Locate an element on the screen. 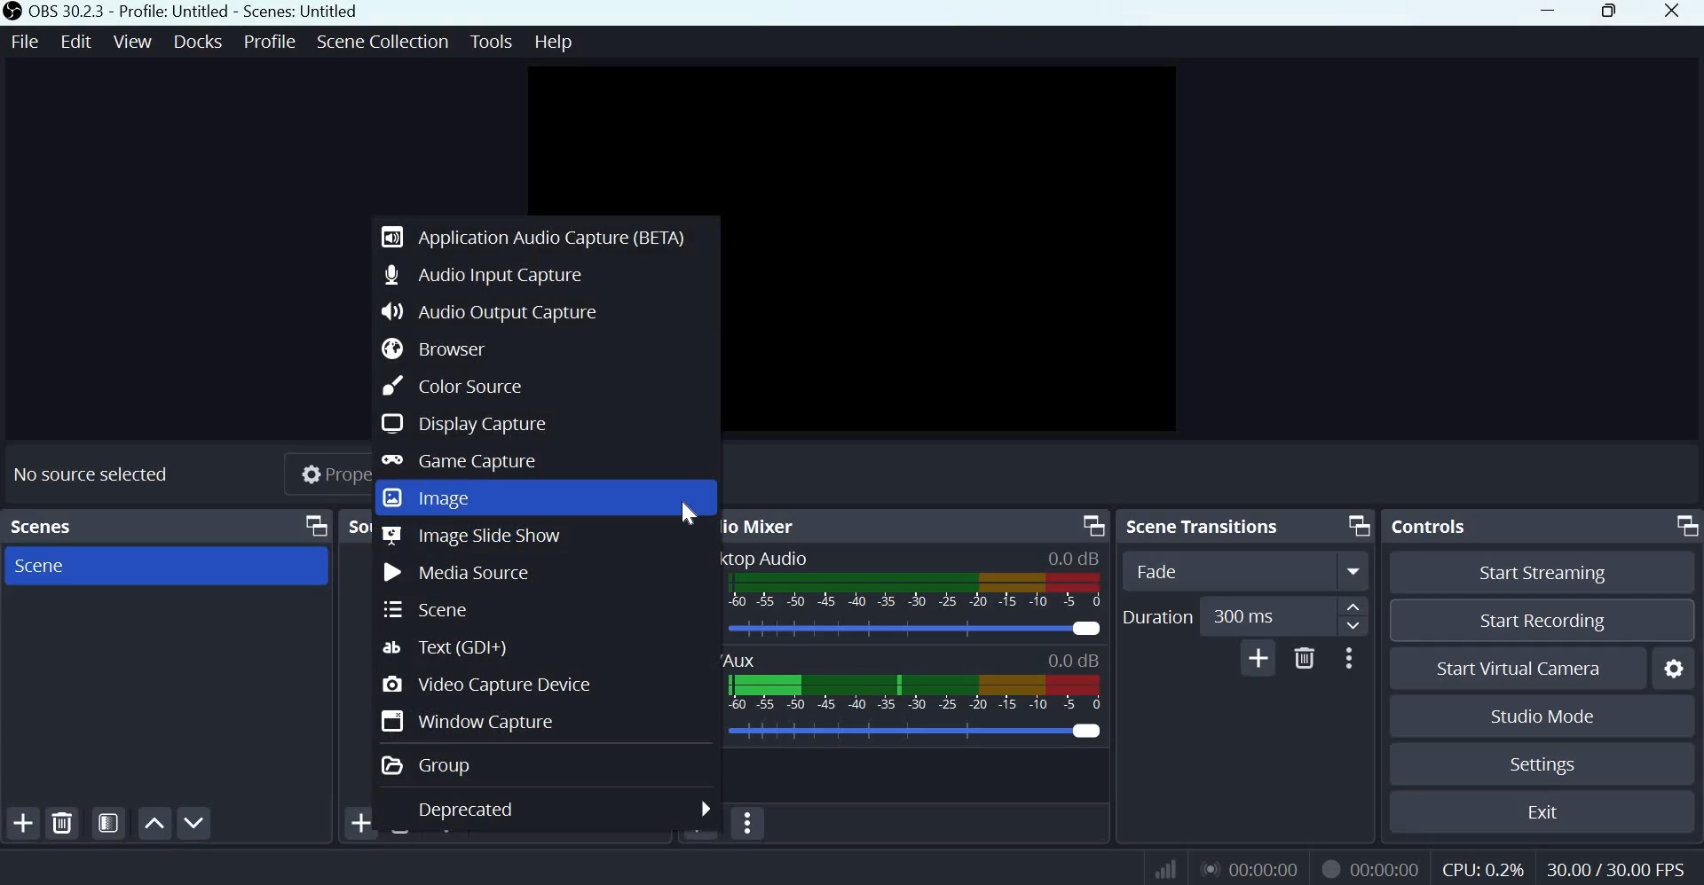  Add Transition  is located at coordinates (1259, 657).